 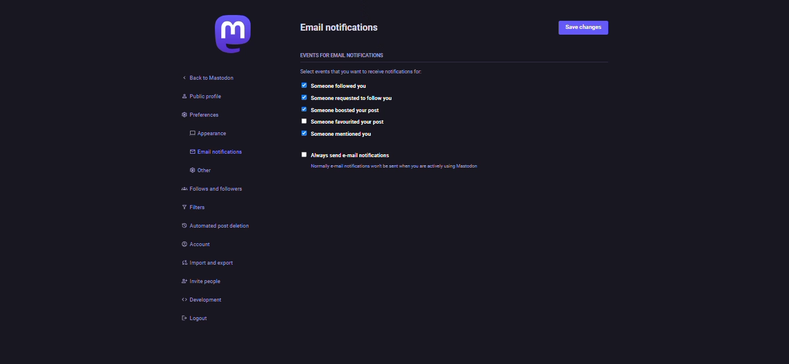 What do you see at coordinates (305, 121) in the screenshot?
I see `click to enable` at bounding box center [305, 121].